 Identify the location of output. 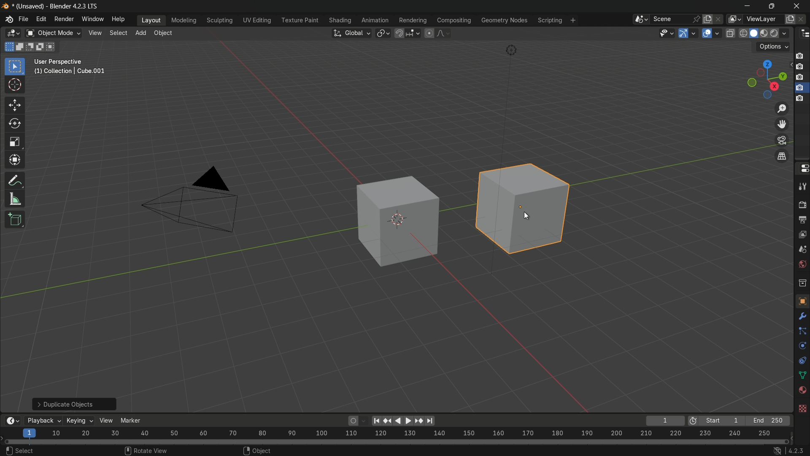
(802, 220).